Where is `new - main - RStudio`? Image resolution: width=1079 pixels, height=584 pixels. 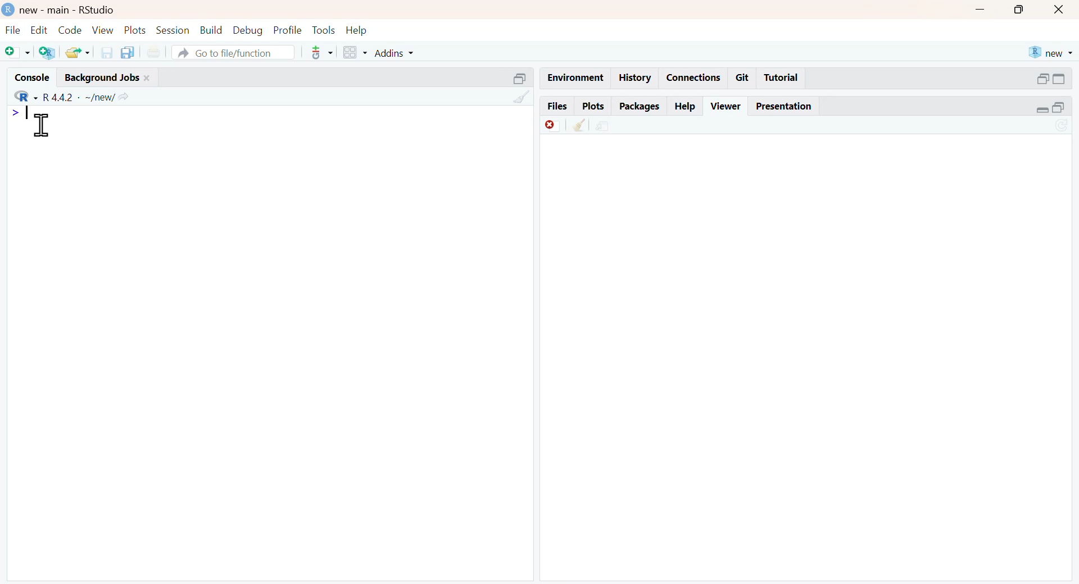
new - main - RStudio is located at coordinates (69, 11).